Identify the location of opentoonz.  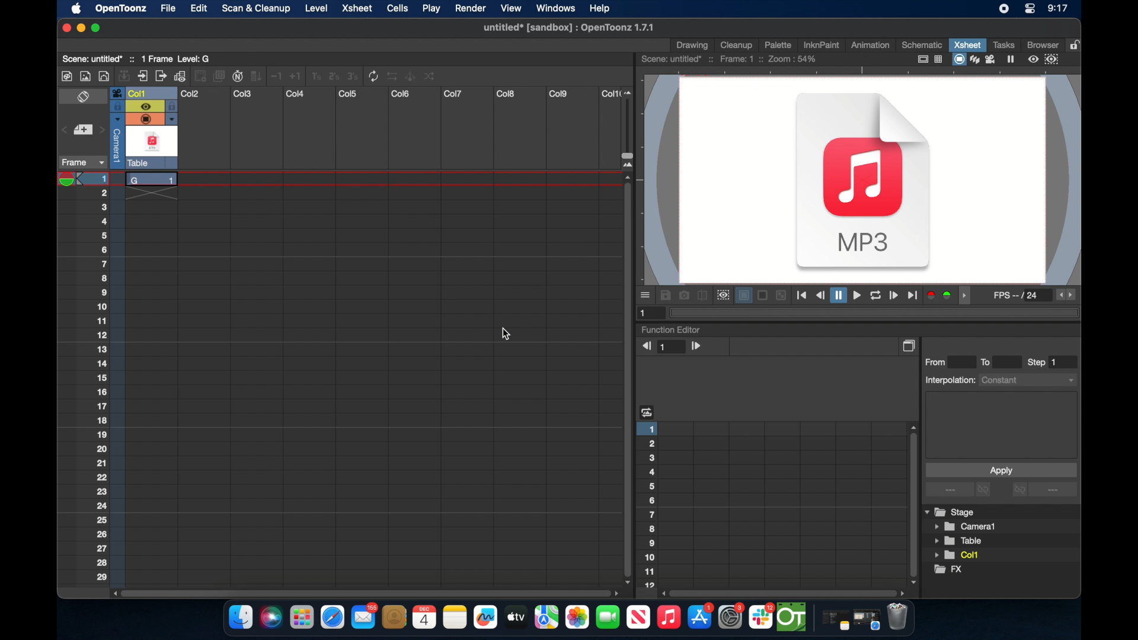
(792, 617).